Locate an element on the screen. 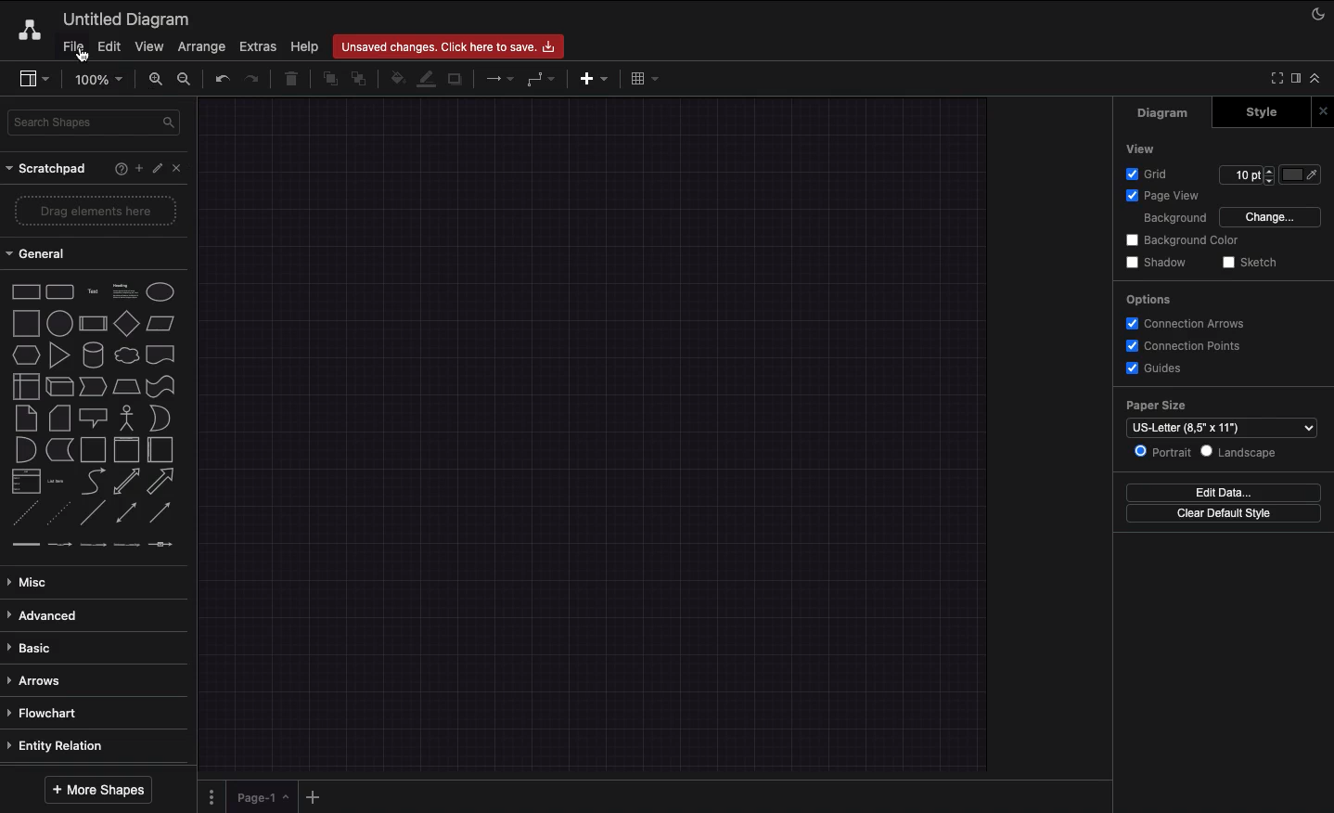  Insert is located at coordinates (589, 77).